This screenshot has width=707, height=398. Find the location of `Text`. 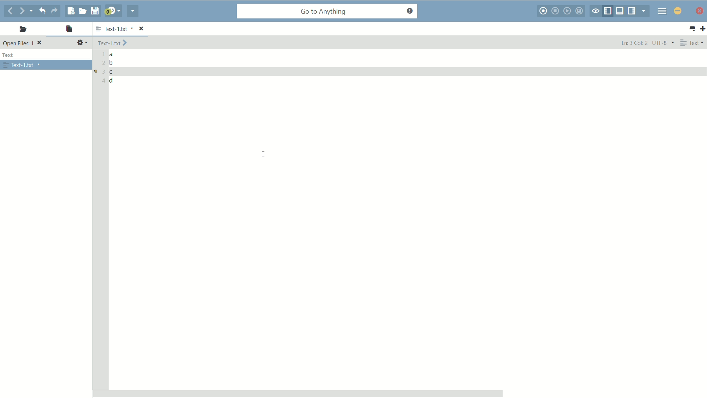

Text is located at coordinates (693, 43).